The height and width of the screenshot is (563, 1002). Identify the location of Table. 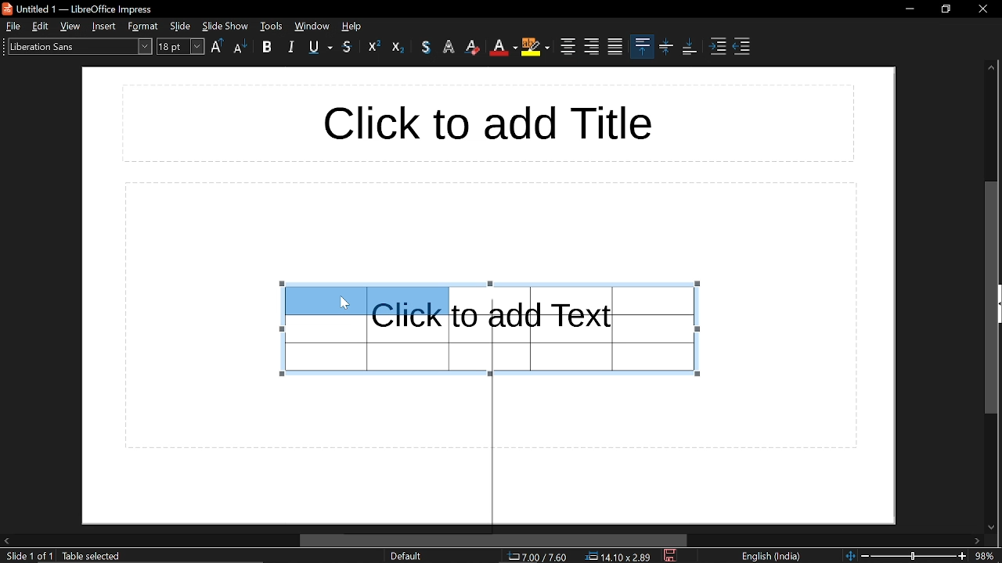
(582, 328).